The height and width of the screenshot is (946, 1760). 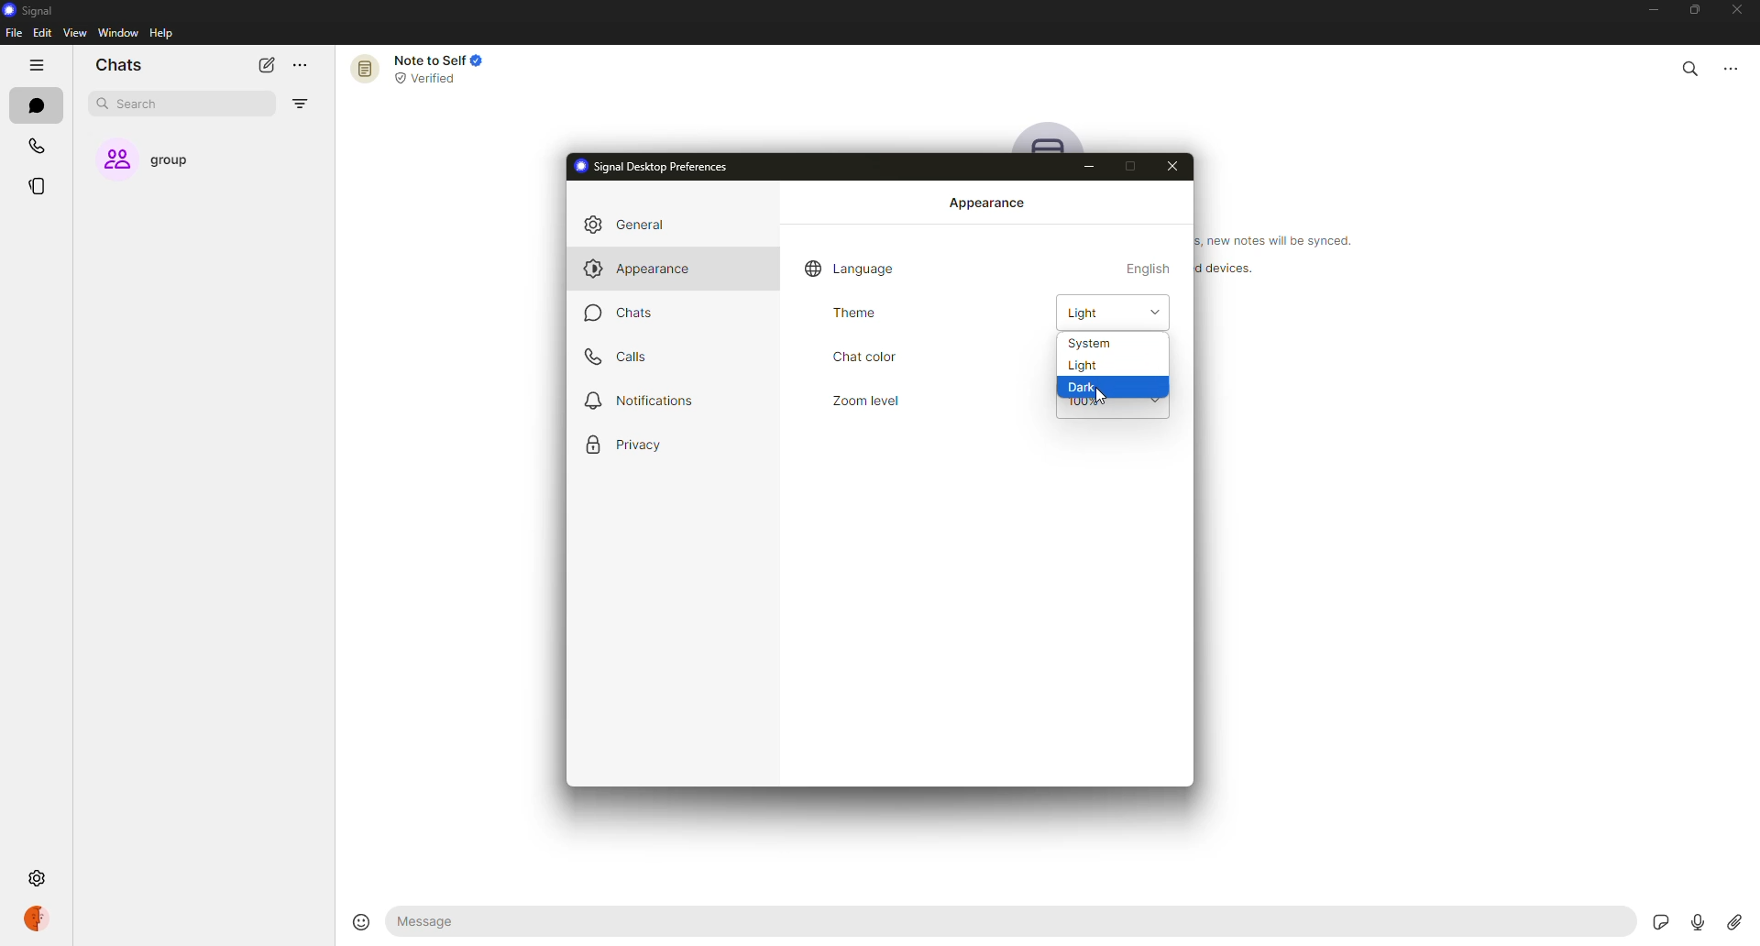 What do you see at coordinates (299, 104) in the screenshot?
I see `filter` at bounding box center [299, 104].